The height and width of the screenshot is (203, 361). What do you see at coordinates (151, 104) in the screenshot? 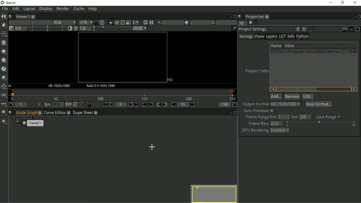
I see `Next frame` at bounding box center [151, 104].